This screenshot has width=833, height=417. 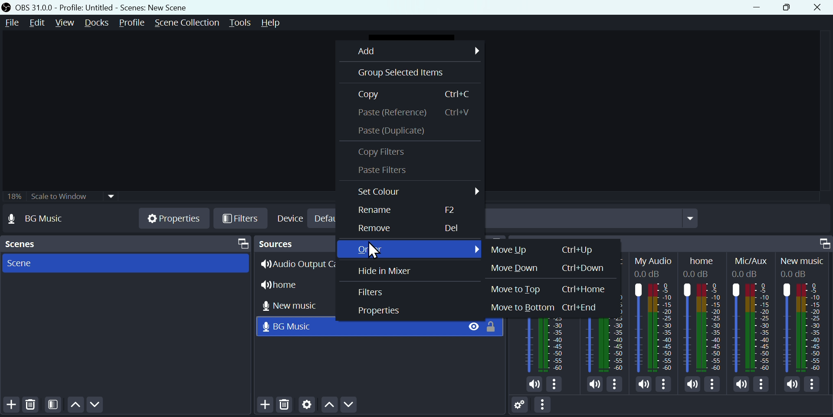 I want to click on maximize, so click(x=822, y=241).